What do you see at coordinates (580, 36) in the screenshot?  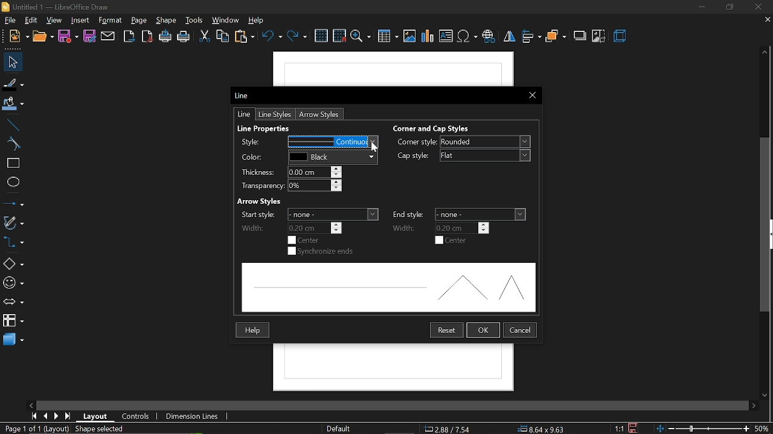 I see `shadow` at bounding box center [580, 36].